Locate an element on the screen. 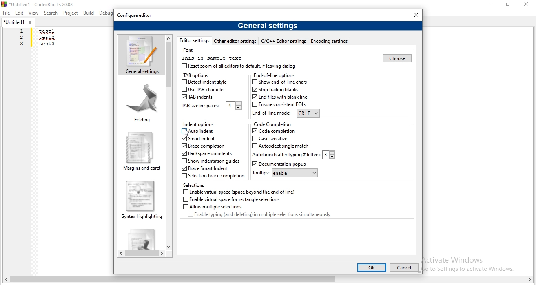 The height and width of the screenshot is (285, 536). Show end-of-line chars  is located at coordinates (281, 82).